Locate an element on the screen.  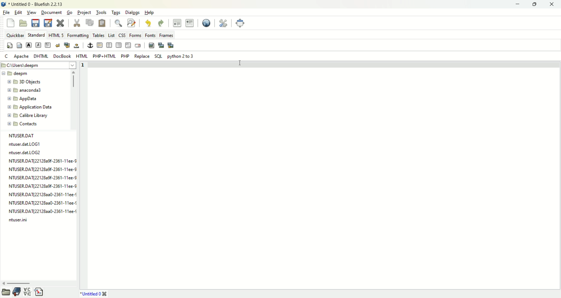
*Untitled 0 is located at coordinates (91, 293).